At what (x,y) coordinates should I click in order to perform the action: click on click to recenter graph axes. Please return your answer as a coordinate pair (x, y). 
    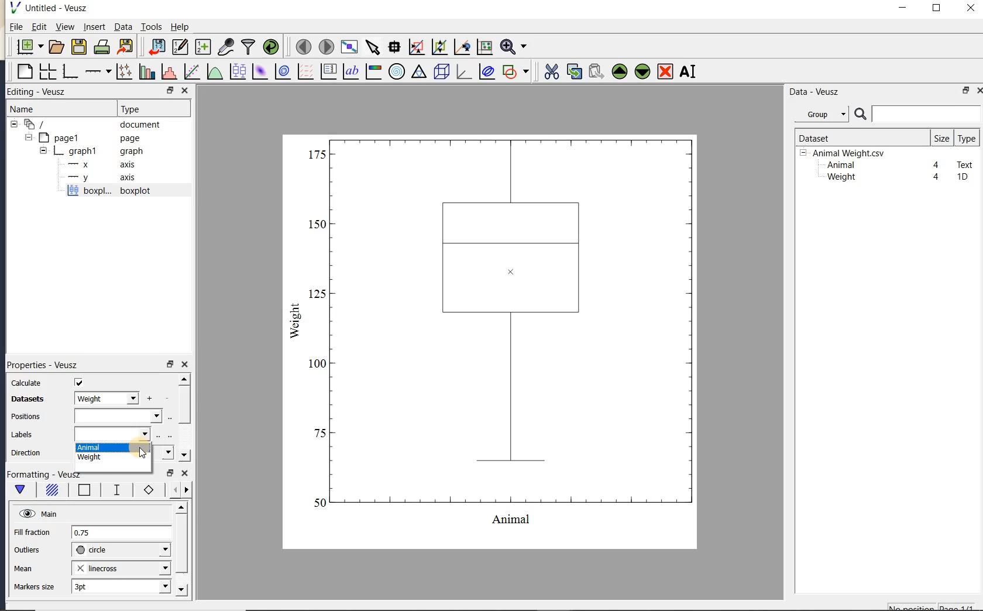
    Looking at the image, I should click on (462, 47).